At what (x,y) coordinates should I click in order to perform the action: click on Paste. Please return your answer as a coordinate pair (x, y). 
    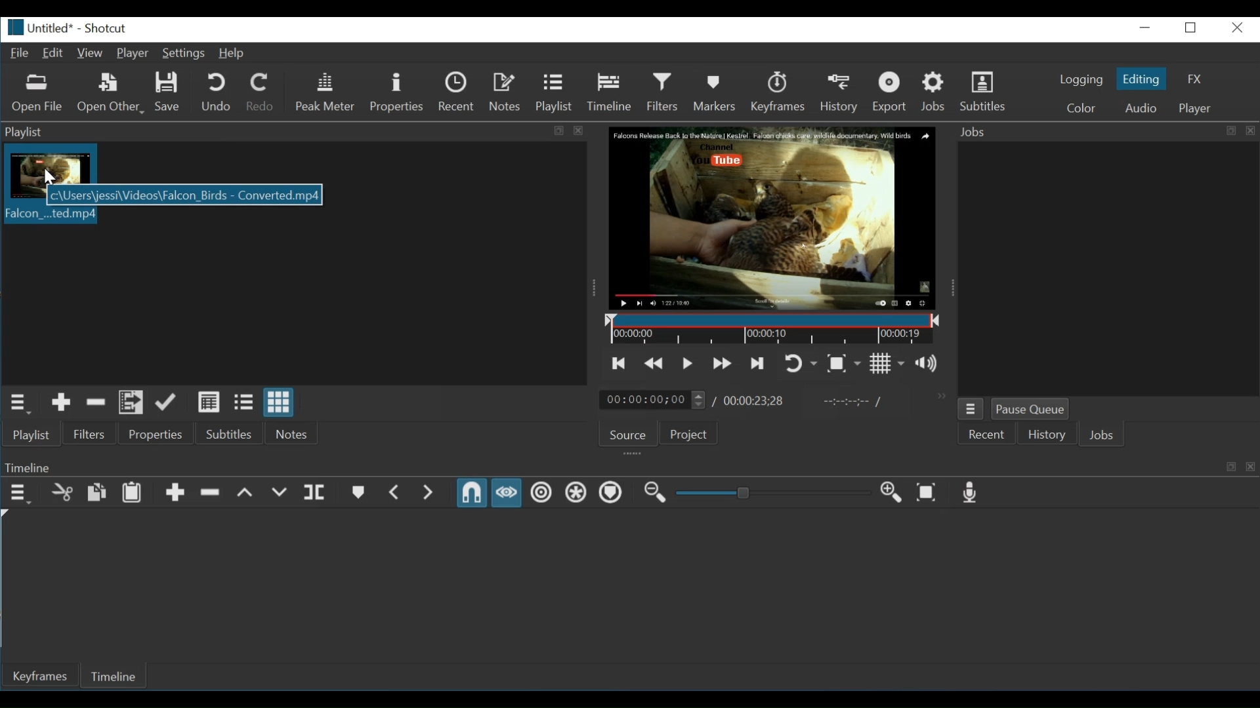
    Looking at the image, I should click on (132, 493).